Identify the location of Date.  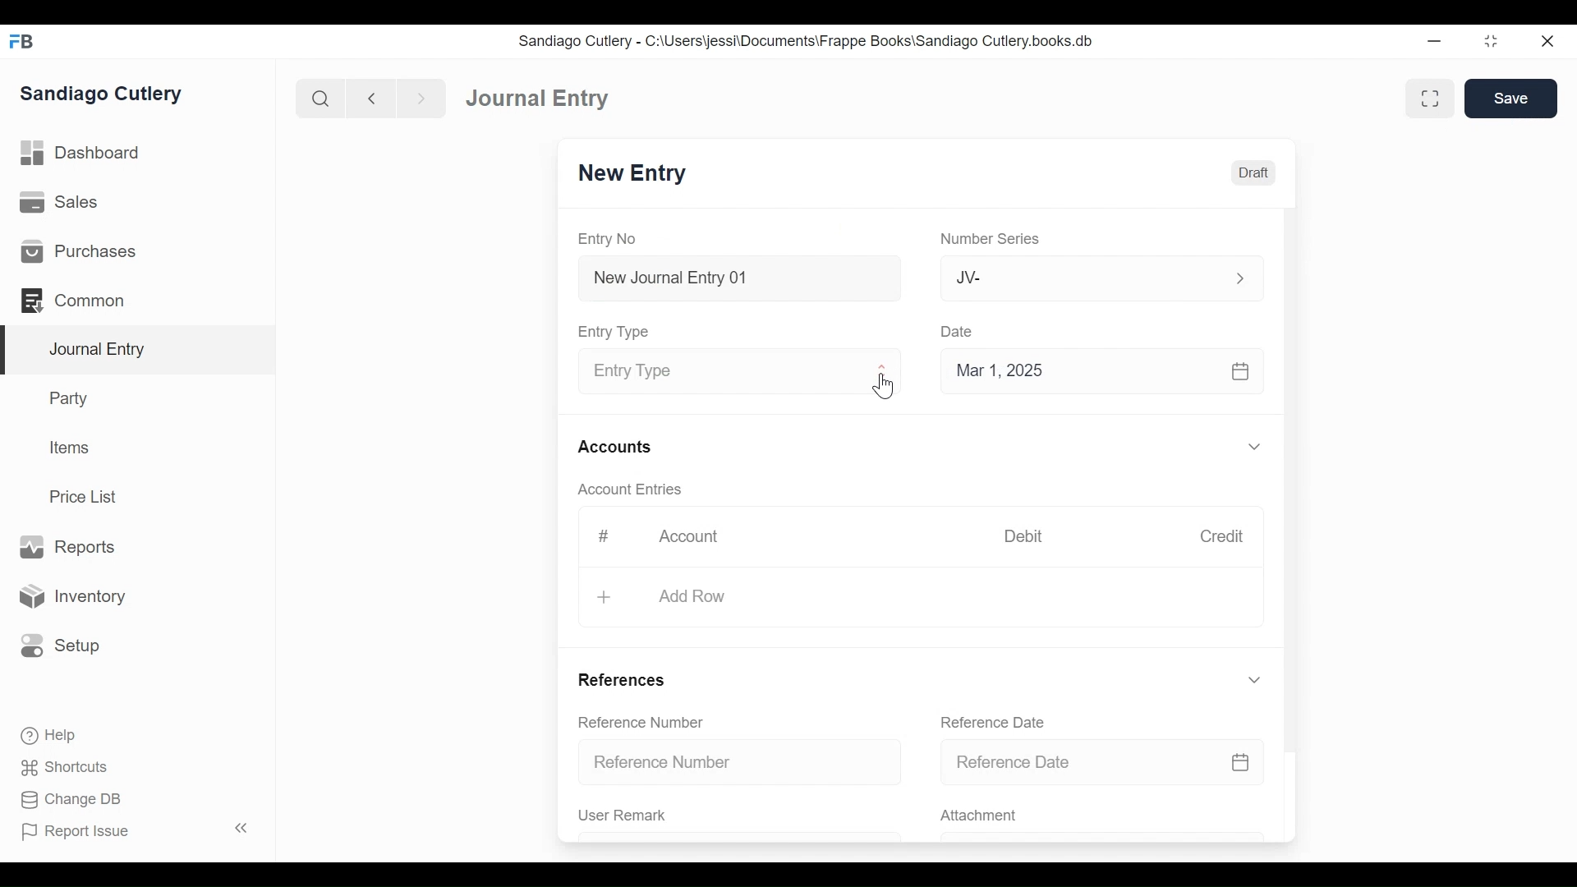
(958, 331).